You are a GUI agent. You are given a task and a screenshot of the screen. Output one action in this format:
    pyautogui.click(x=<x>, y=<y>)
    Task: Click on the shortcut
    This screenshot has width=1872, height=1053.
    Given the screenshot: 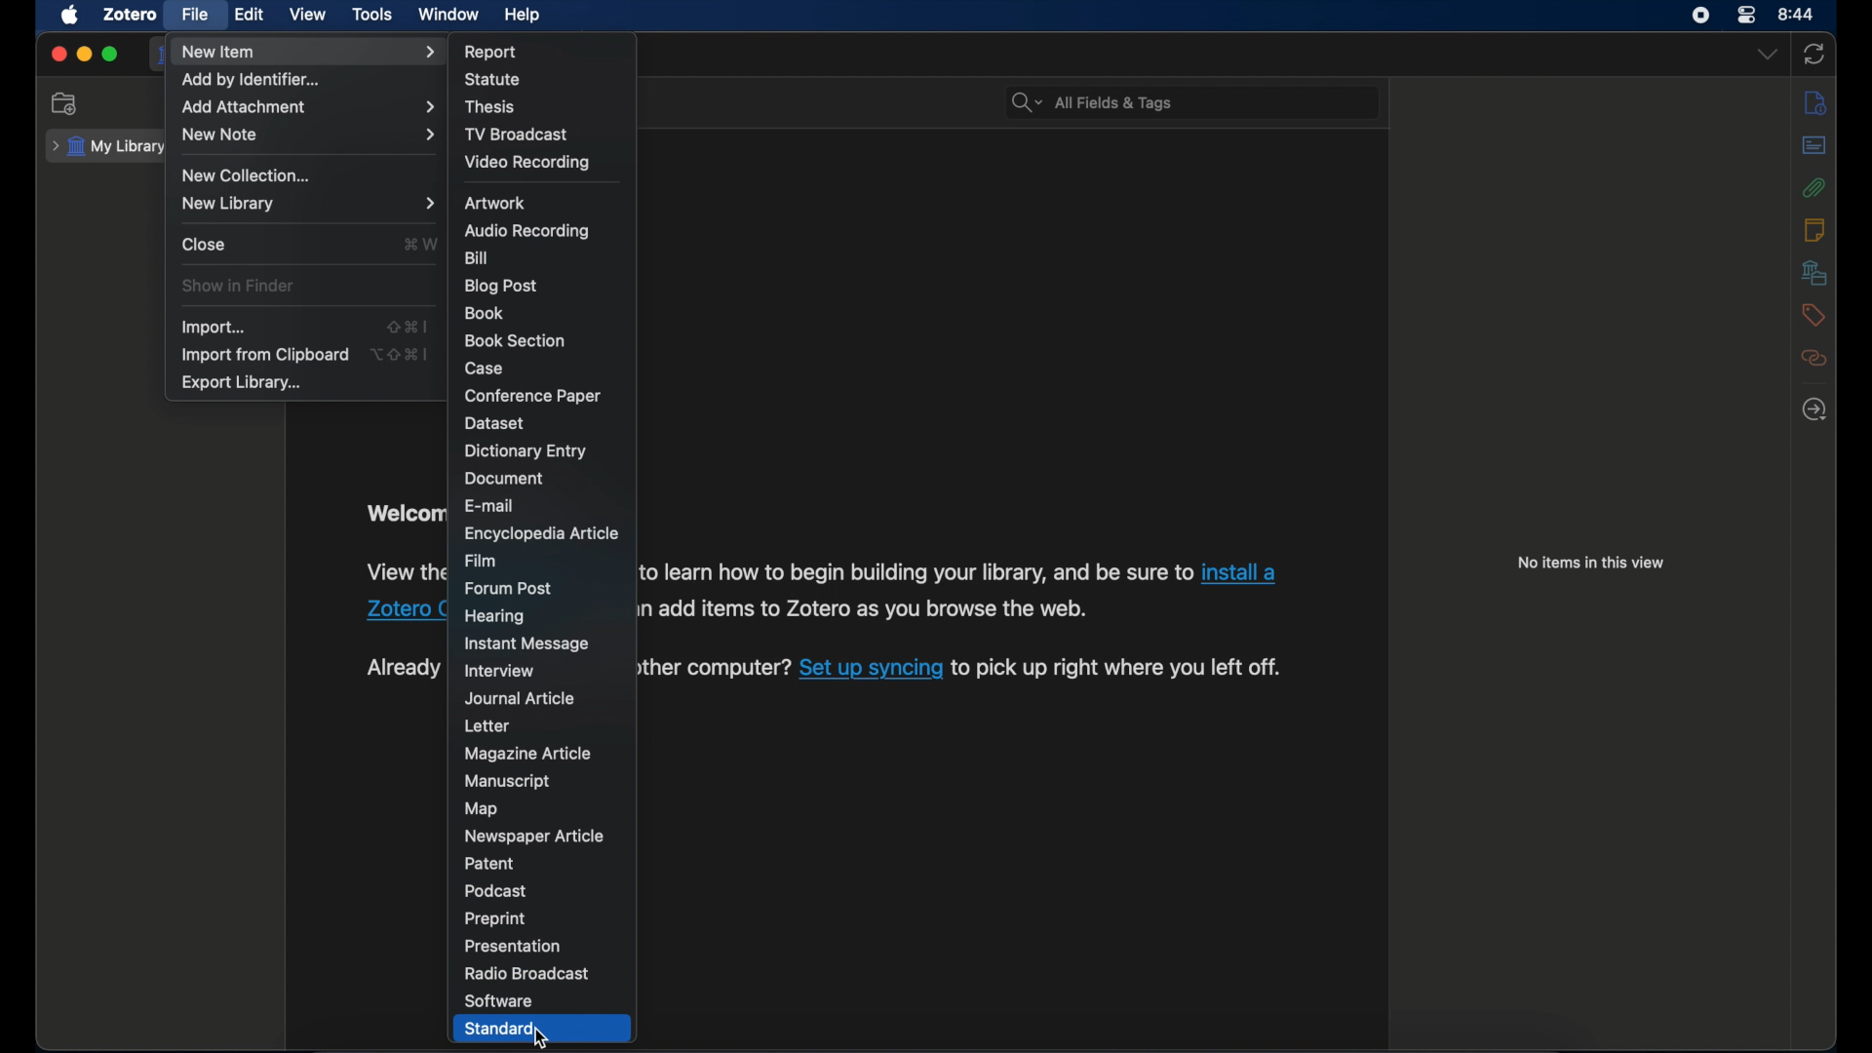 What is the action you would take?
    pyautogui.click(x=419, y=246)
    